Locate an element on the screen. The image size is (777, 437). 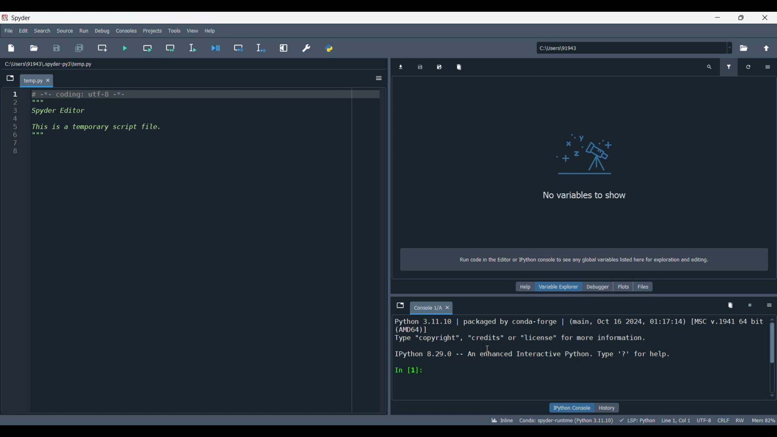
Current tab is located at coordinates (32, 81).